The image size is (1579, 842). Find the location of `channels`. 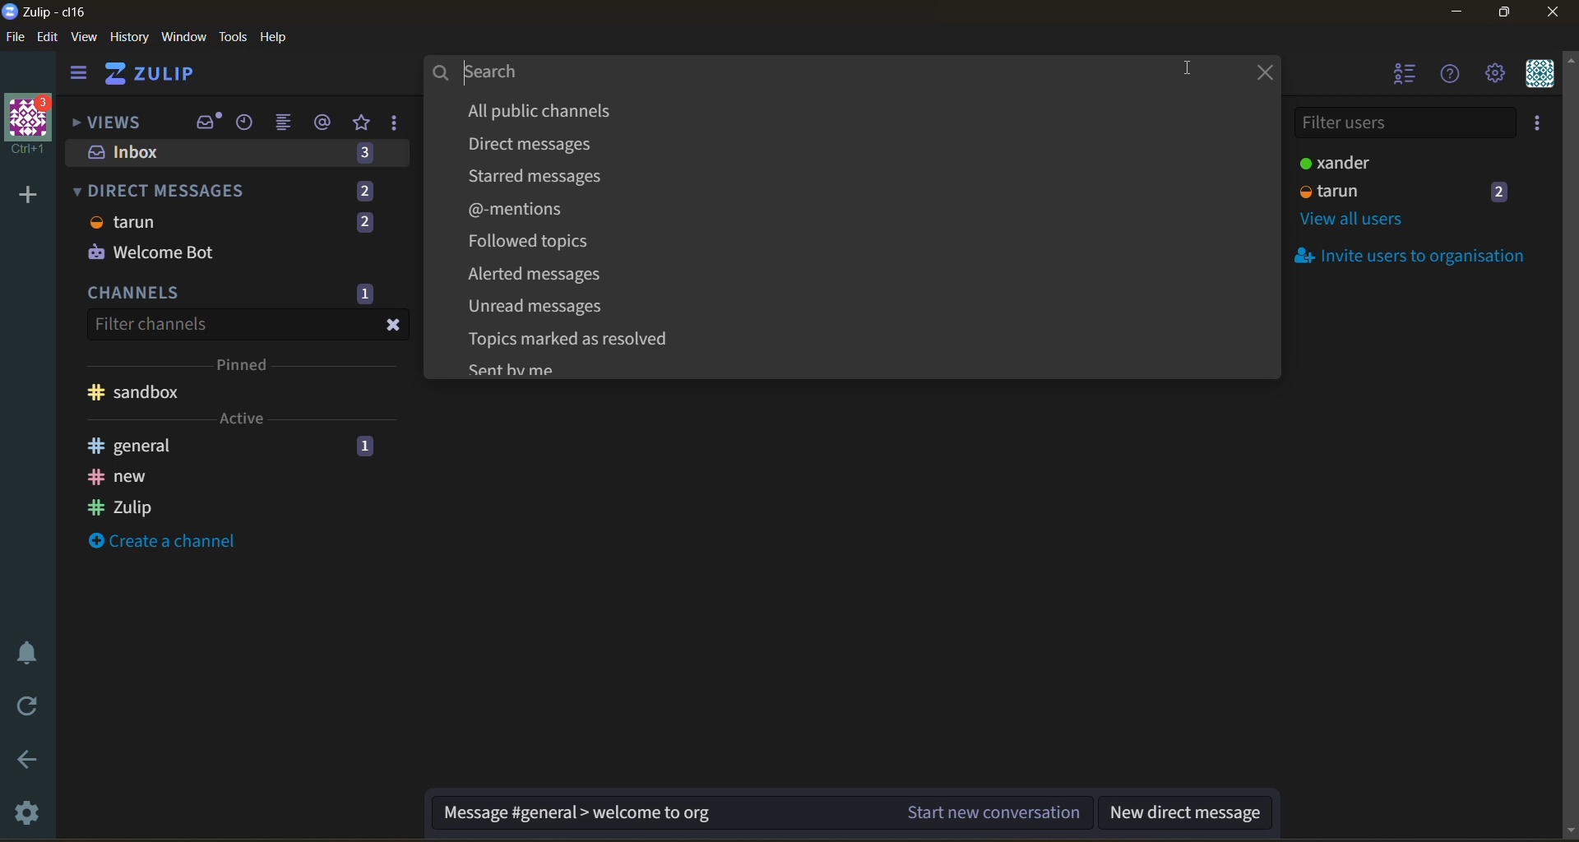

channels is located at coordinates (137, 292).